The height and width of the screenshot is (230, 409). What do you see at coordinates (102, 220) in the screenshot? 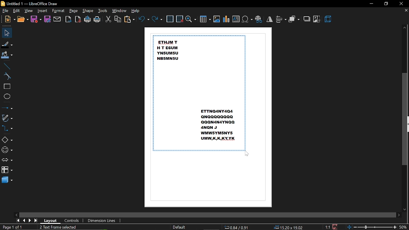
I see `dimension lines` at bounding box center [102, 220].